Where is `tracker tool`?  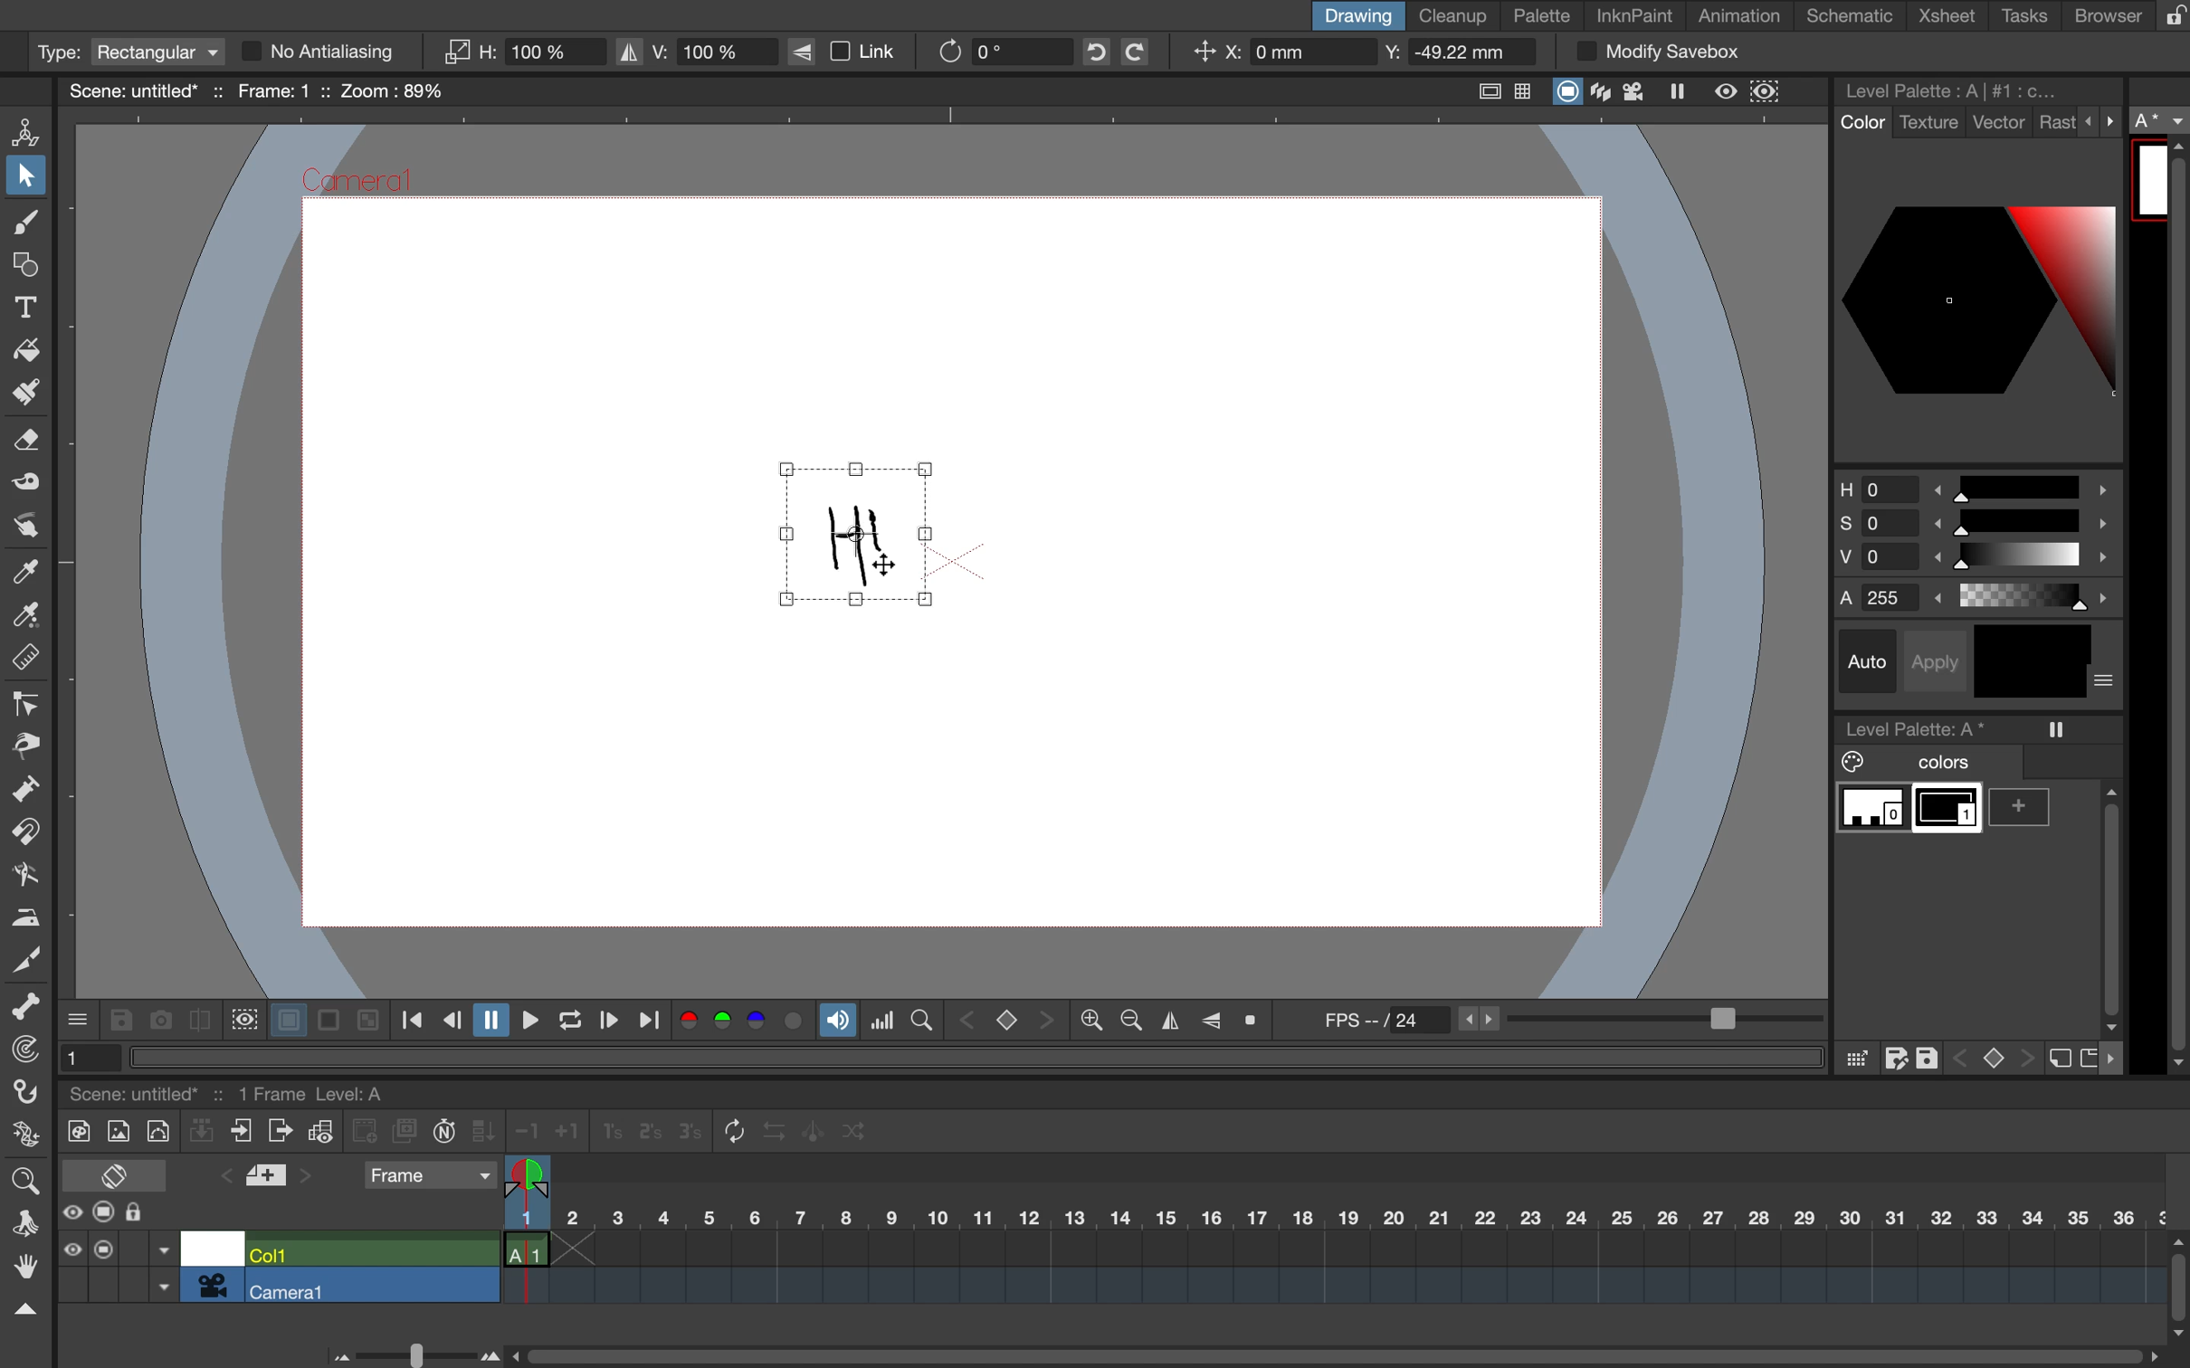 tracker tool is located at coordinates (21, 1052).